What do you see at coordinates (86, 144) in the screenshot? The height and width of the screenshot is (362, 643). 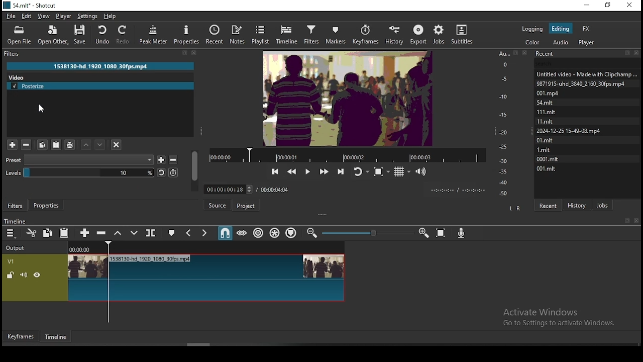 I see `move filter ` at bounding box center [86, 144].